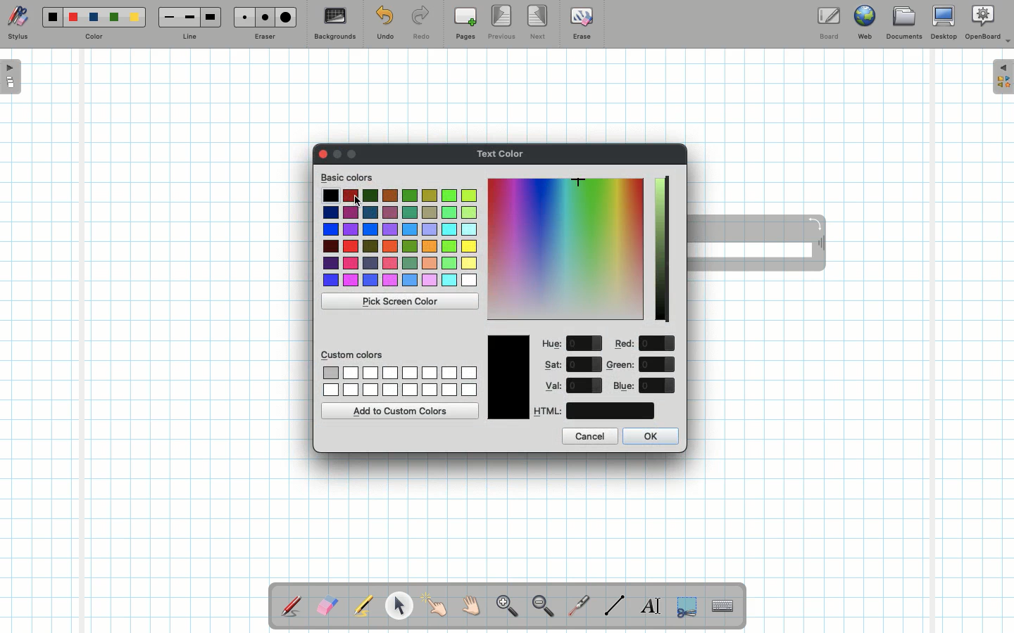  I want to click on OpenBoard, so click(988, 23).